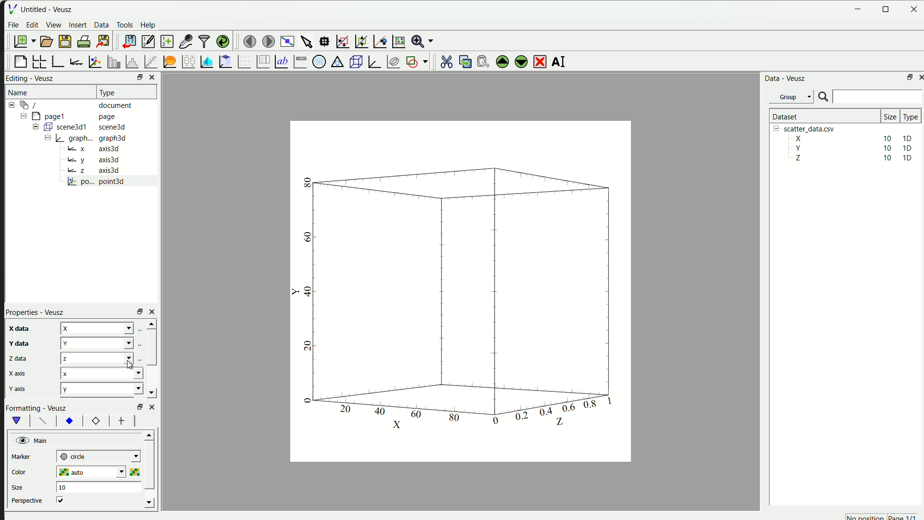  Describe the element at coordinates (887, 115) in the screenshot. I see `size` at that location.